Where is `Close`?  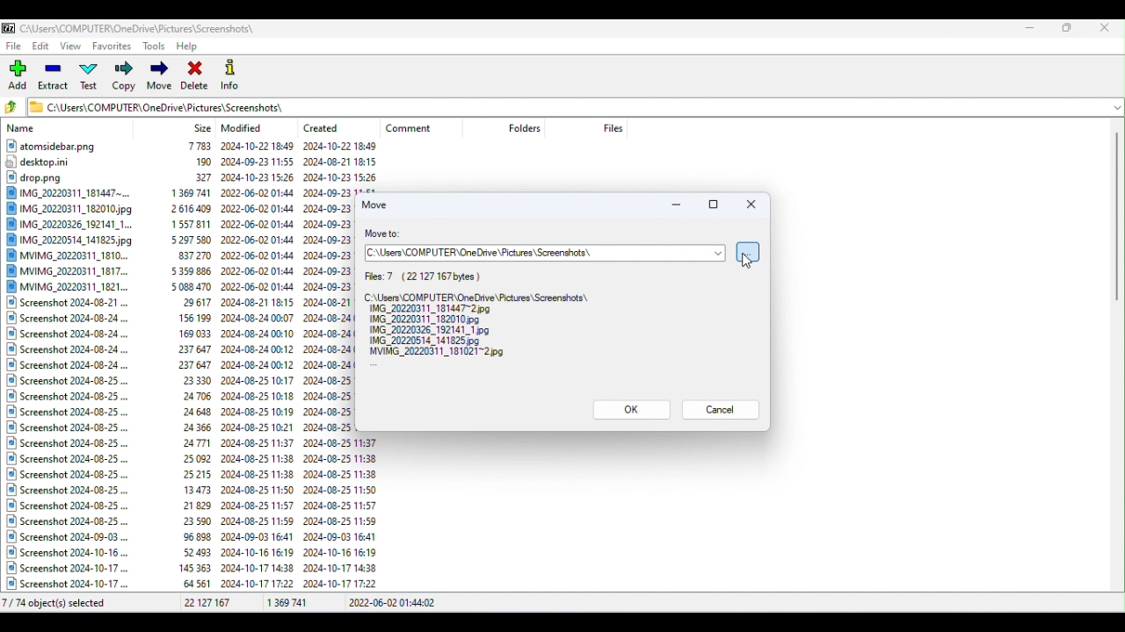 Close is located at coordinates (749, 205).